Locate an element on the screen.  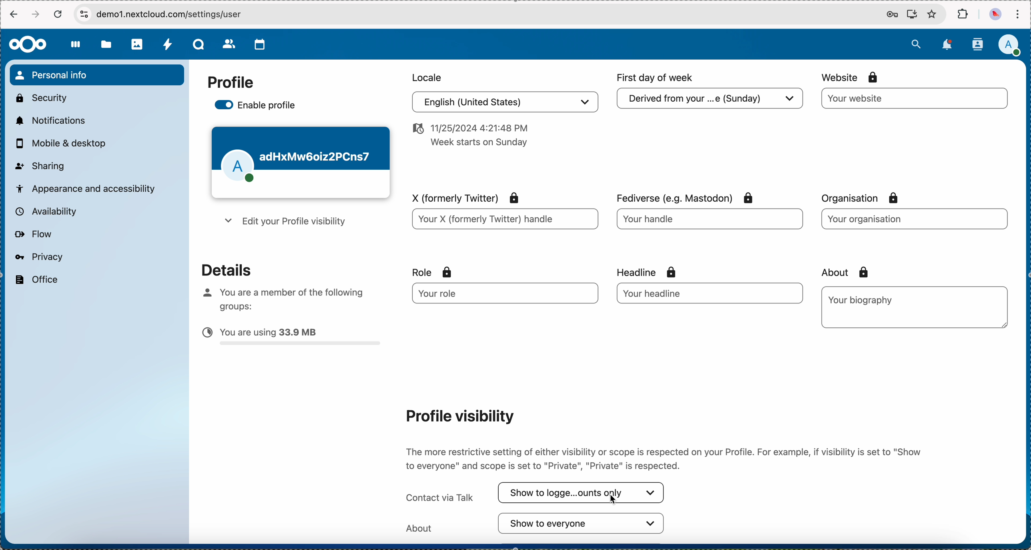
website is located at coordinates (851, 77).